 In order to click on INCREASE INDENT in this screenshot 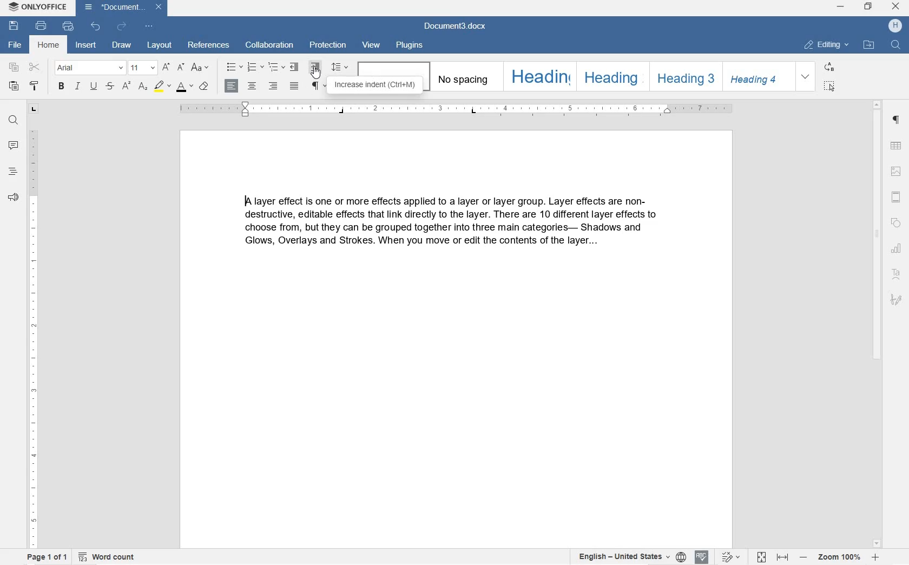, I will do `click(315, 67)`.